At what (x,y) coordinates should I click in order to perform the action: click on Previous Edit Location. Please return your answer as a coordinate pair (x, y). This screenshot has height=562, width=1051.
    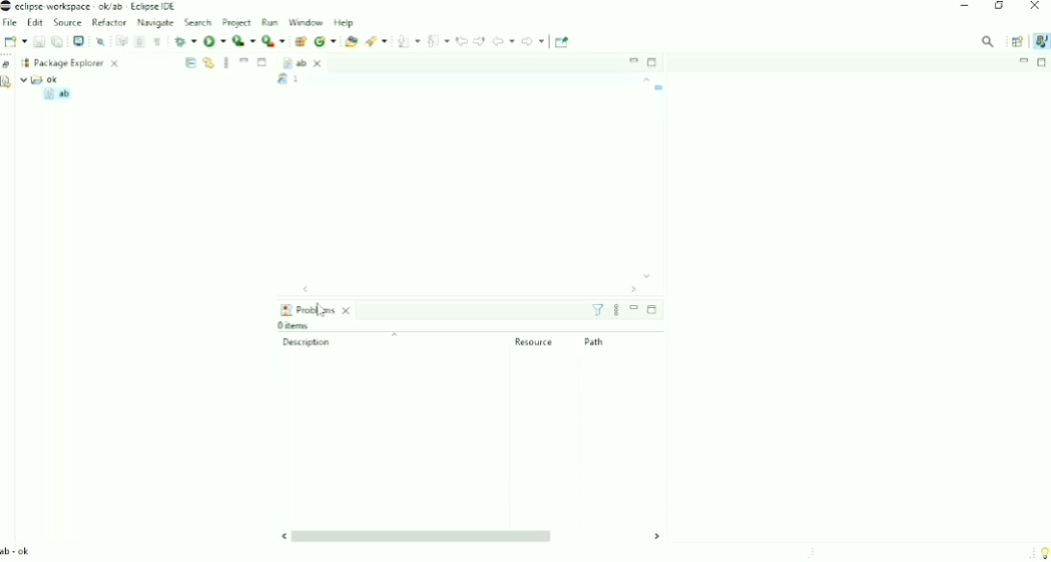
    Looking at the image, I should click on (462, 40).